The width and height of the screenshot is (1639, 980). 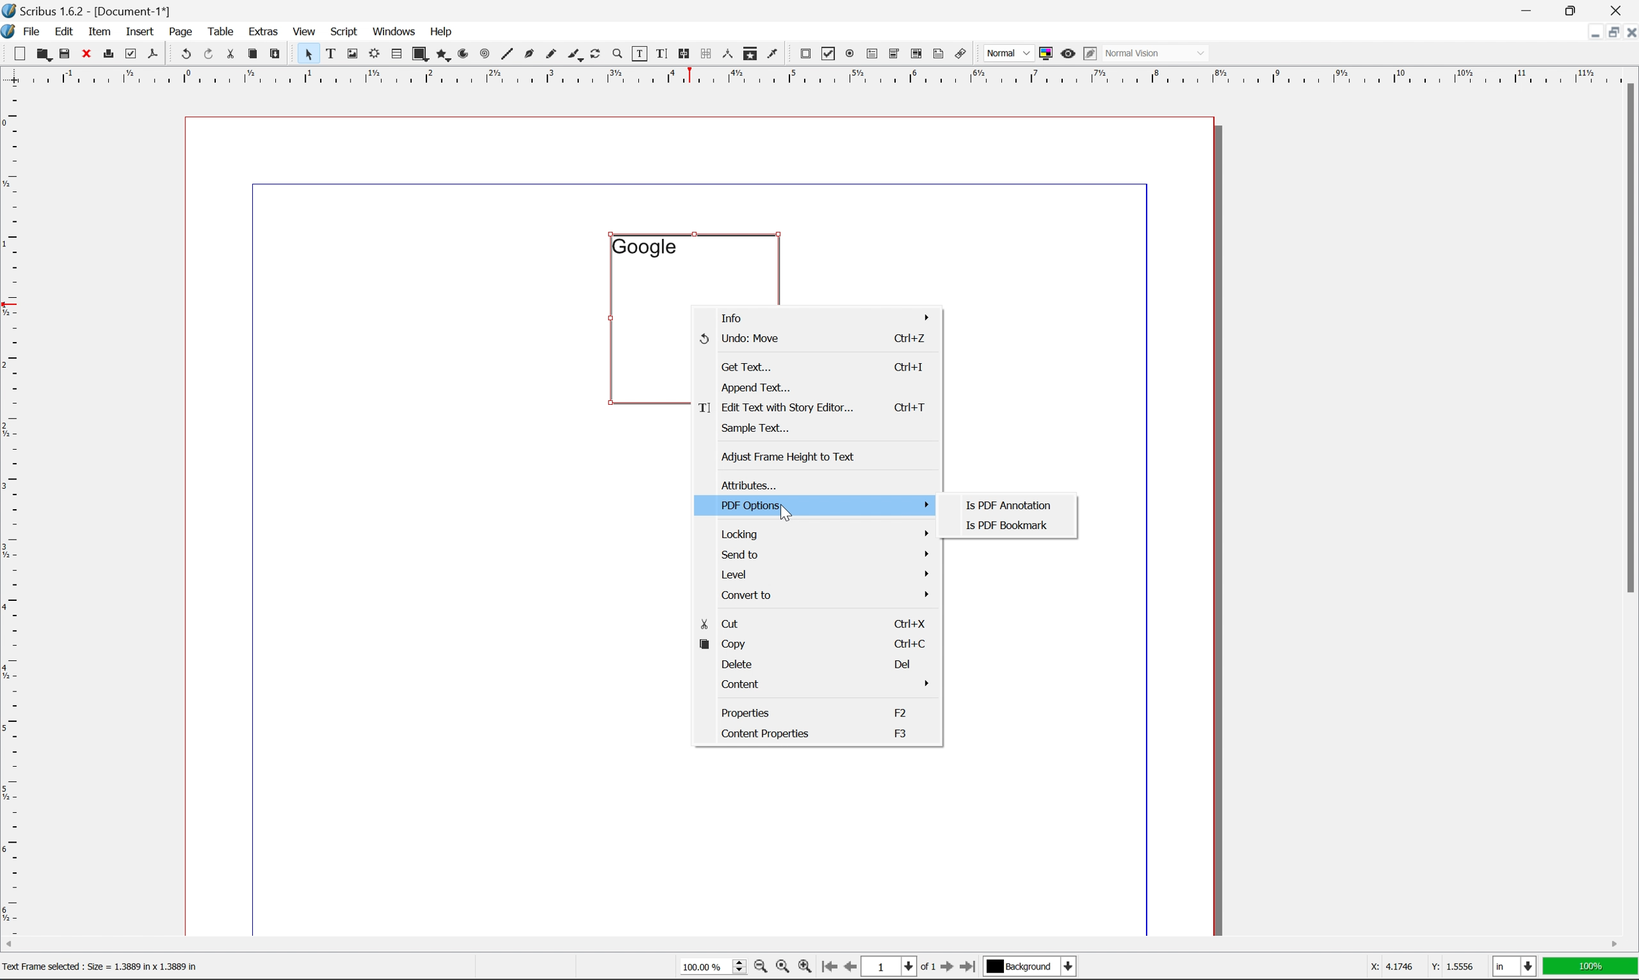 I want to click on edit text with story editor, so click(x=776, y=408).